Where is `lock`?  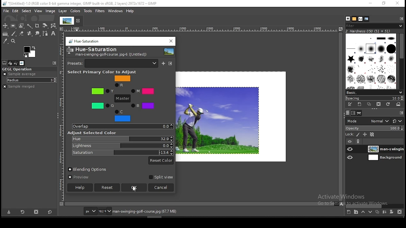
lock is located at coordinates (350, 135).